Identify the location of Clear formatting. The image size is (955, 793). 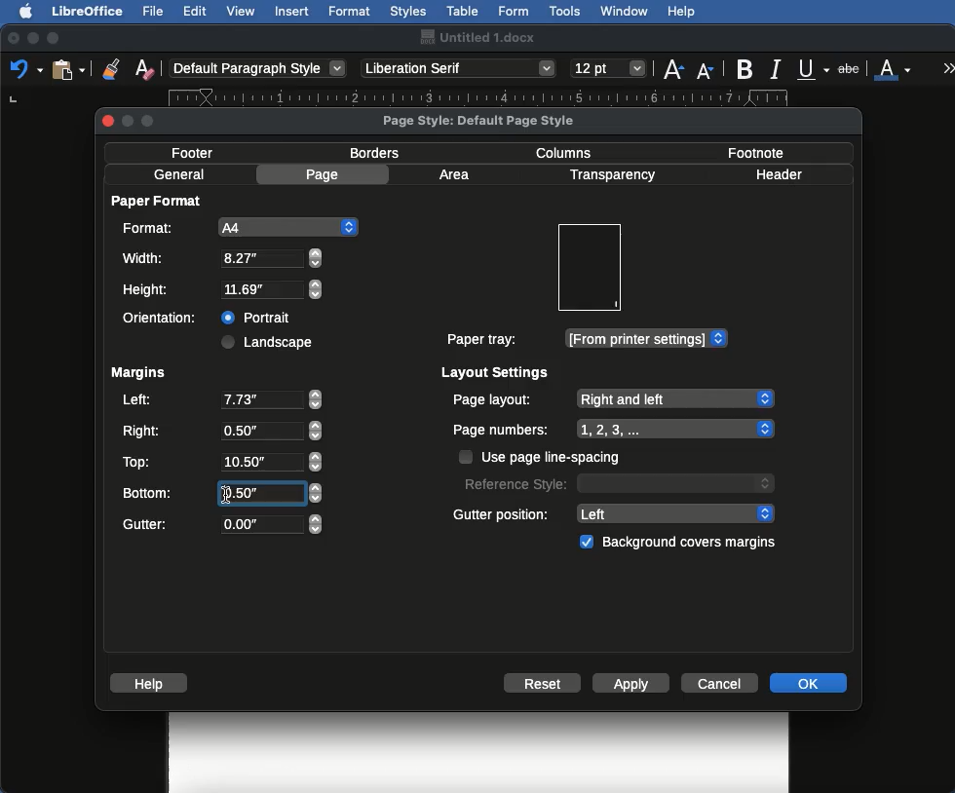
(144, 67).